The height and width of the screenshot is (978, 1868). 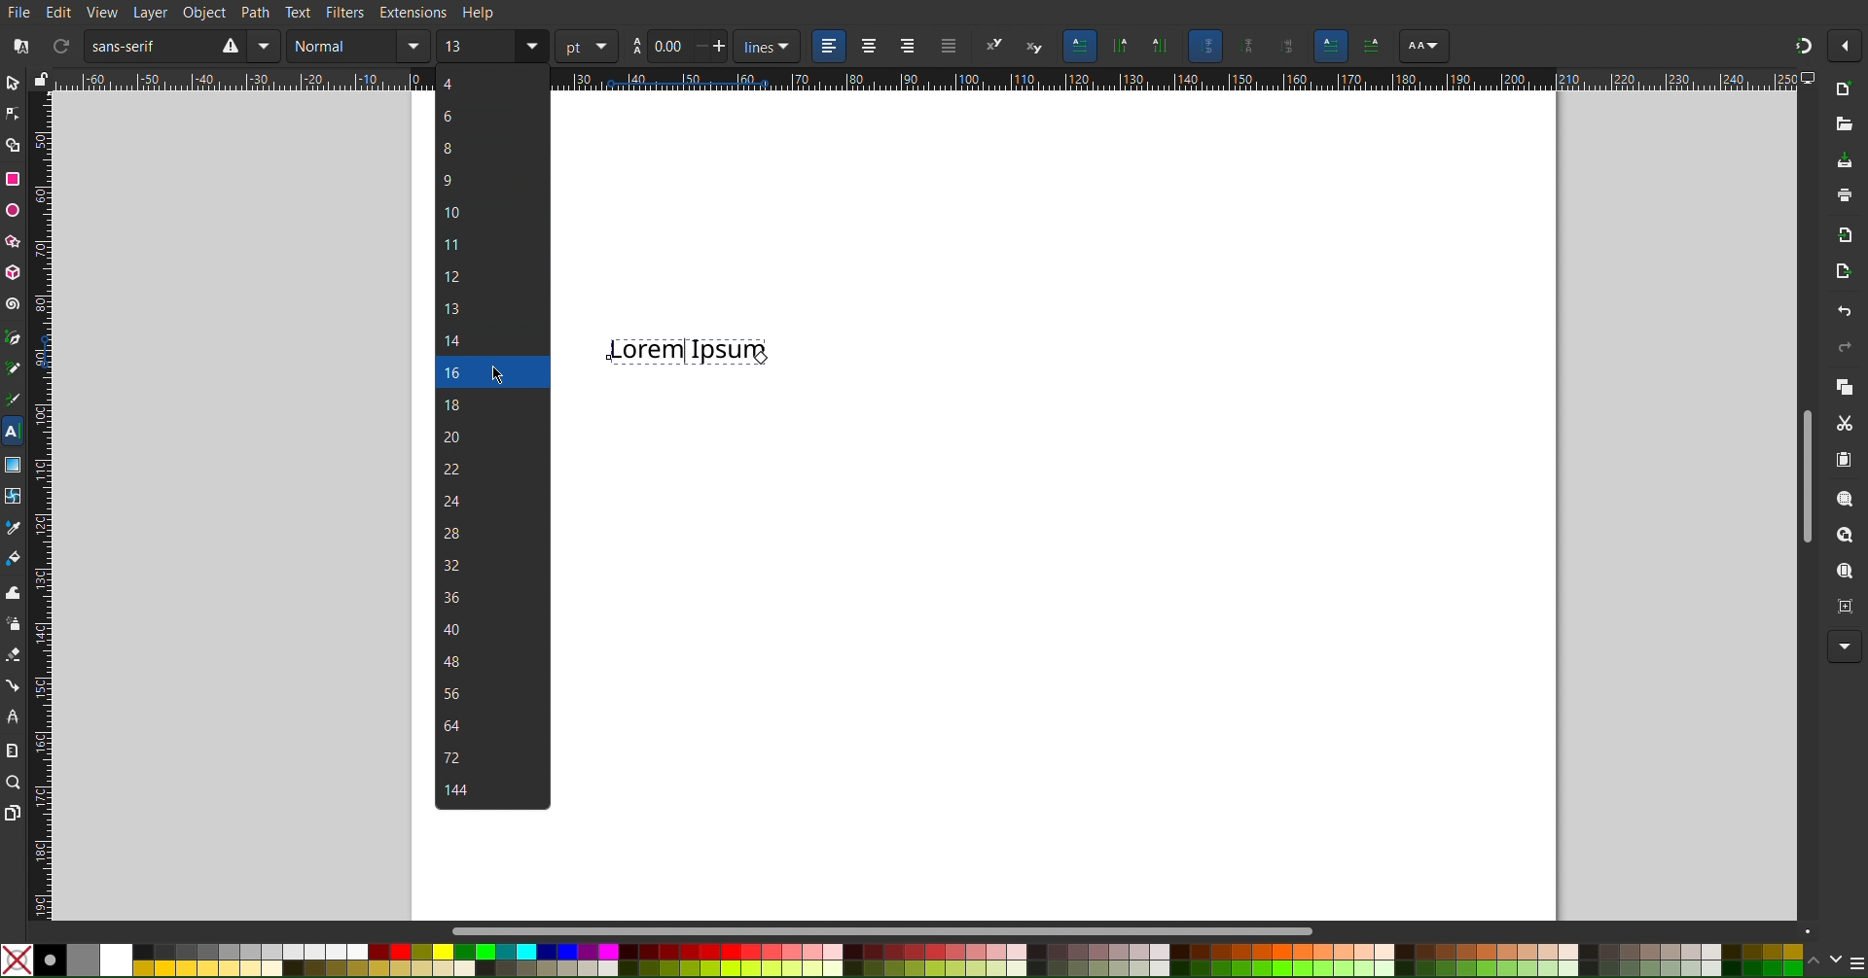 I want to click on Horizontal Ruler, so click(x=241, y=80).